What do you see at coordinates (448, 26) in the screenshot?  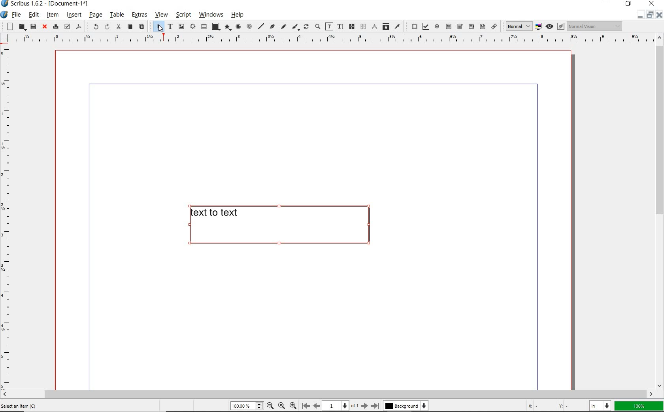 I see `pdf text field` at bounding box center [448, 26].